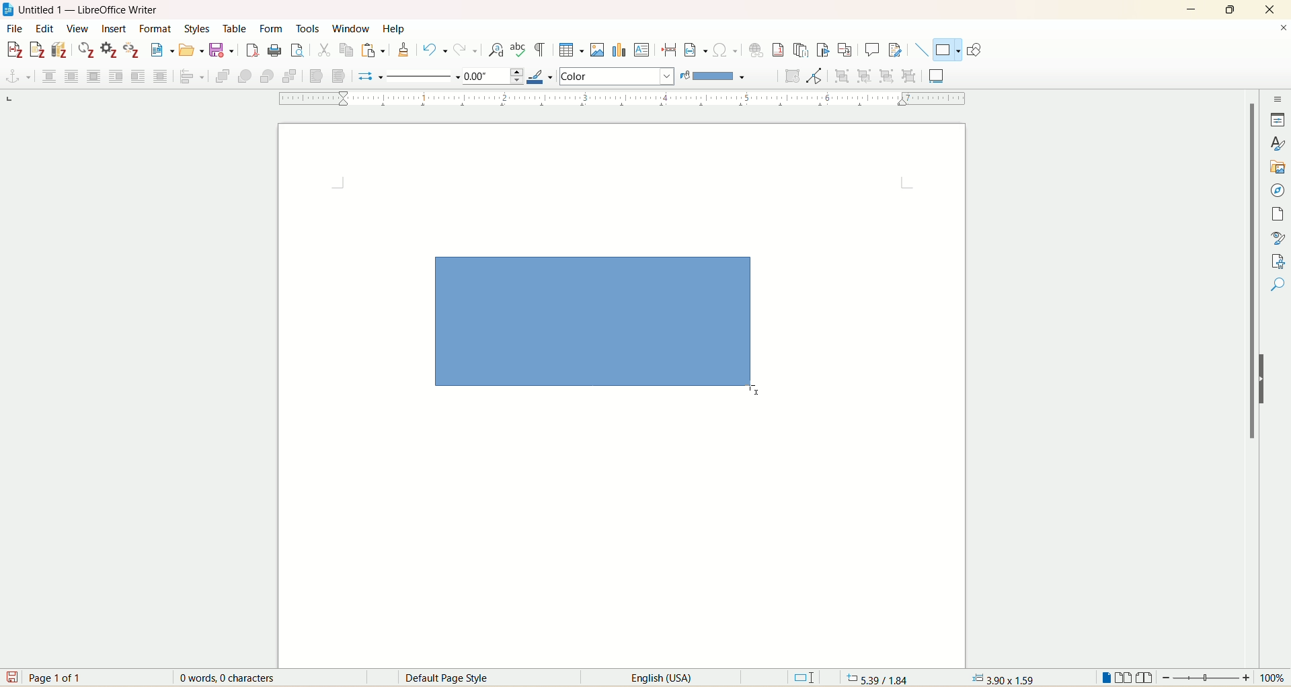 The height and width of the screenshot is (687, 1291). Describe the element at coordinates (572, 49) in the screenshot. I see `insert table` at that location.